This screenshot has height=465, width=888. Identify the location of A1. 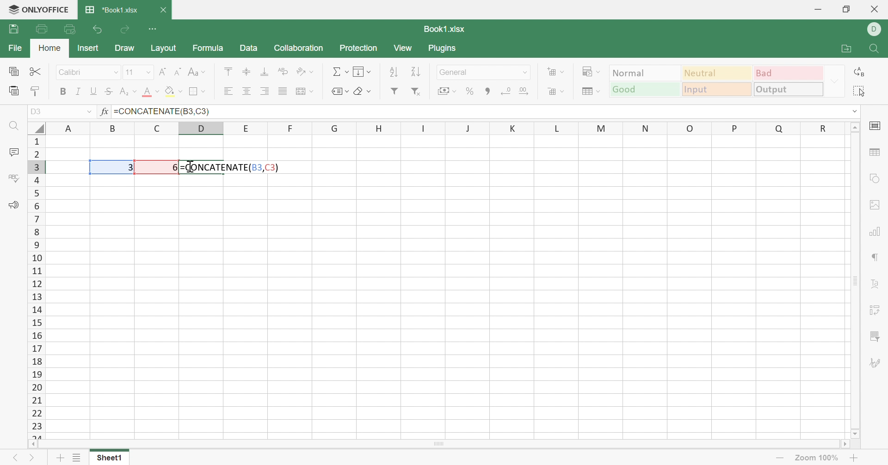
(39, 112).